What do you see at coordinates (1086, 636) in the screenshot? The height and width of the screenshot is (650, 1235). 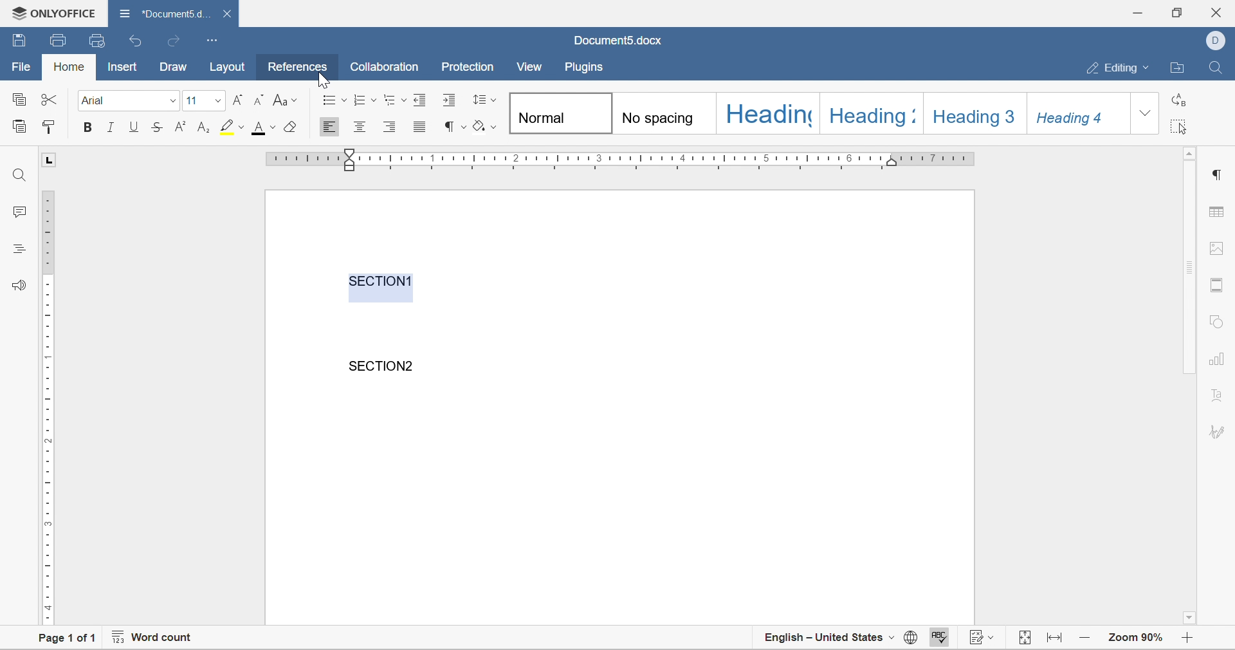 I see `zoom in` at bounding box center [1086, 636].